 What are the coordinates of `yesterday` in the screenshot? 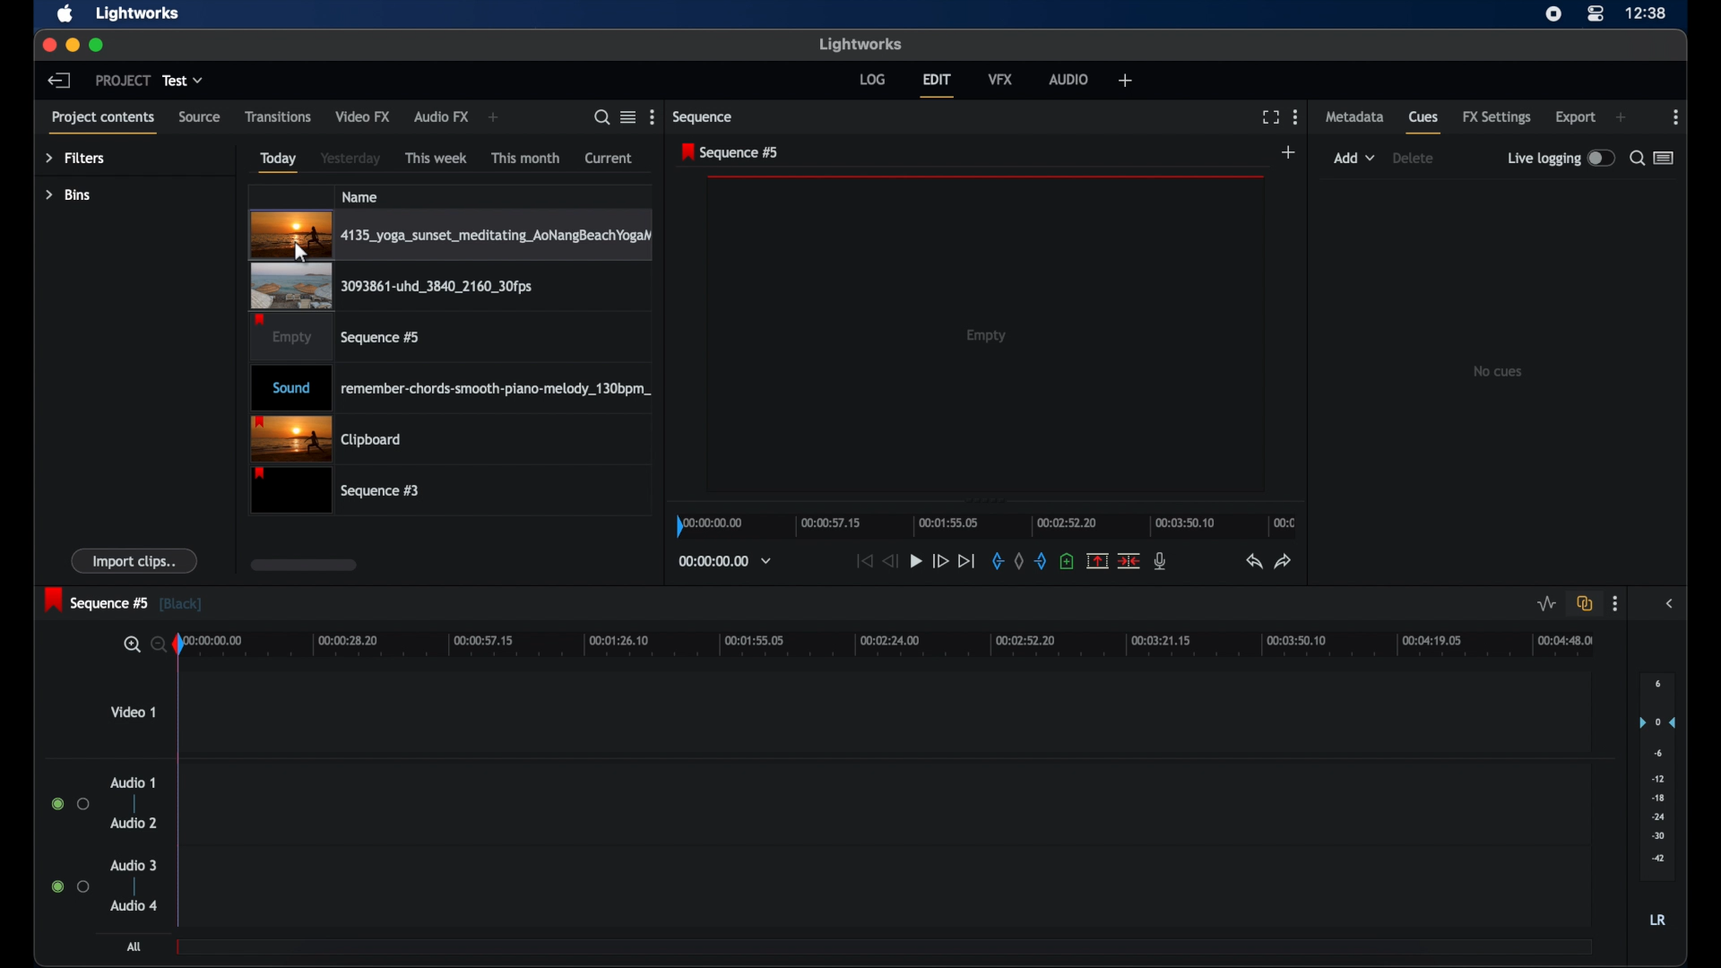 It's located at (351, 158).